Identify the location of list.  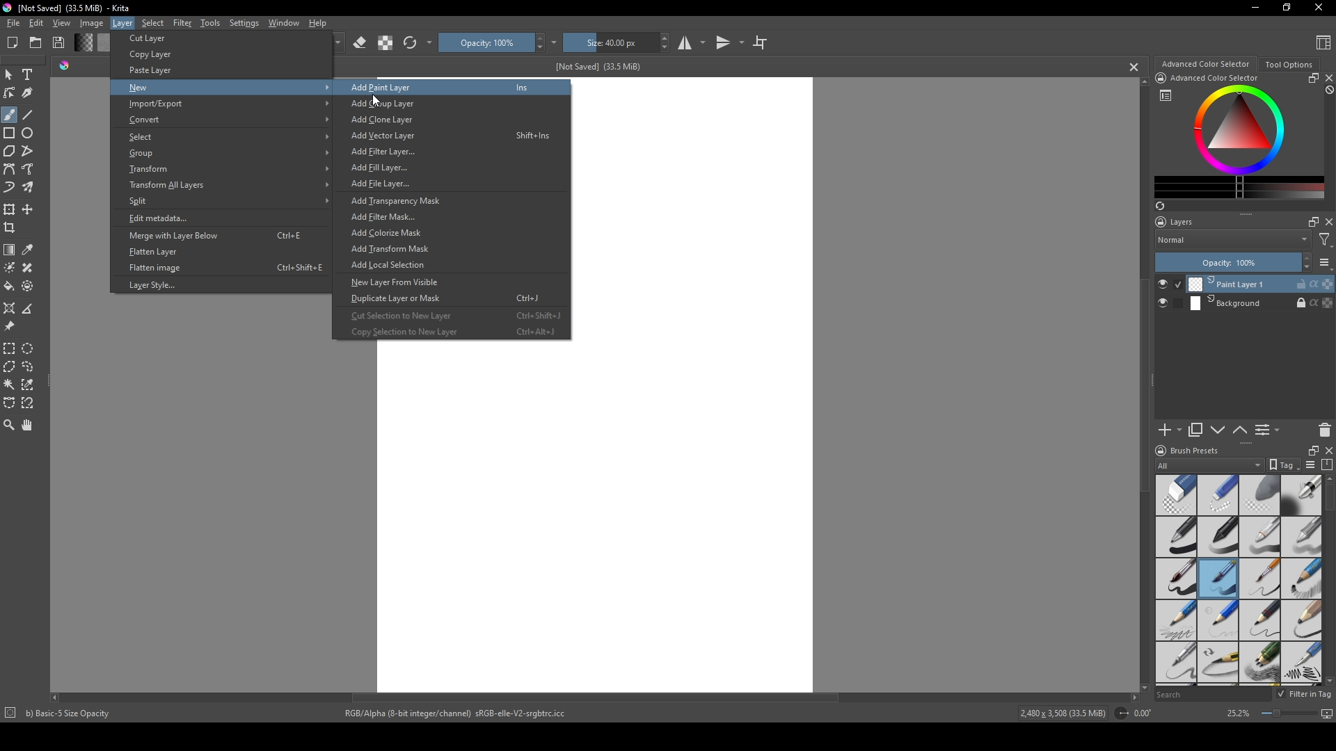
(1166, 95).